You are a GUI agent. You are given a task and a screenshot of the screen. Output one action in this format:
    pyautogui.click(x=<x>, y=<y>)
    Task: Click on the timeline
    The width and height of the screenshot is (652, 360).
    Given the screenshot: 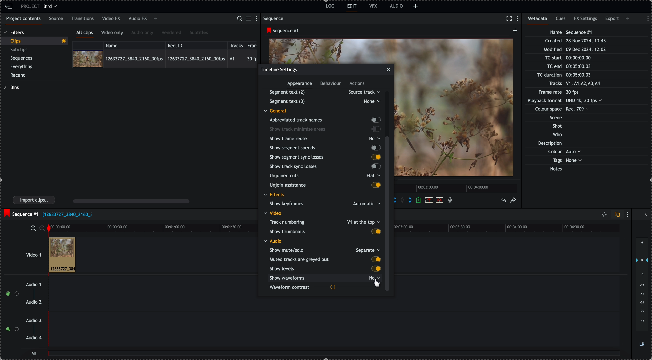 What is the action you would take?
    pyautogui.click(x=152, y=228)
    